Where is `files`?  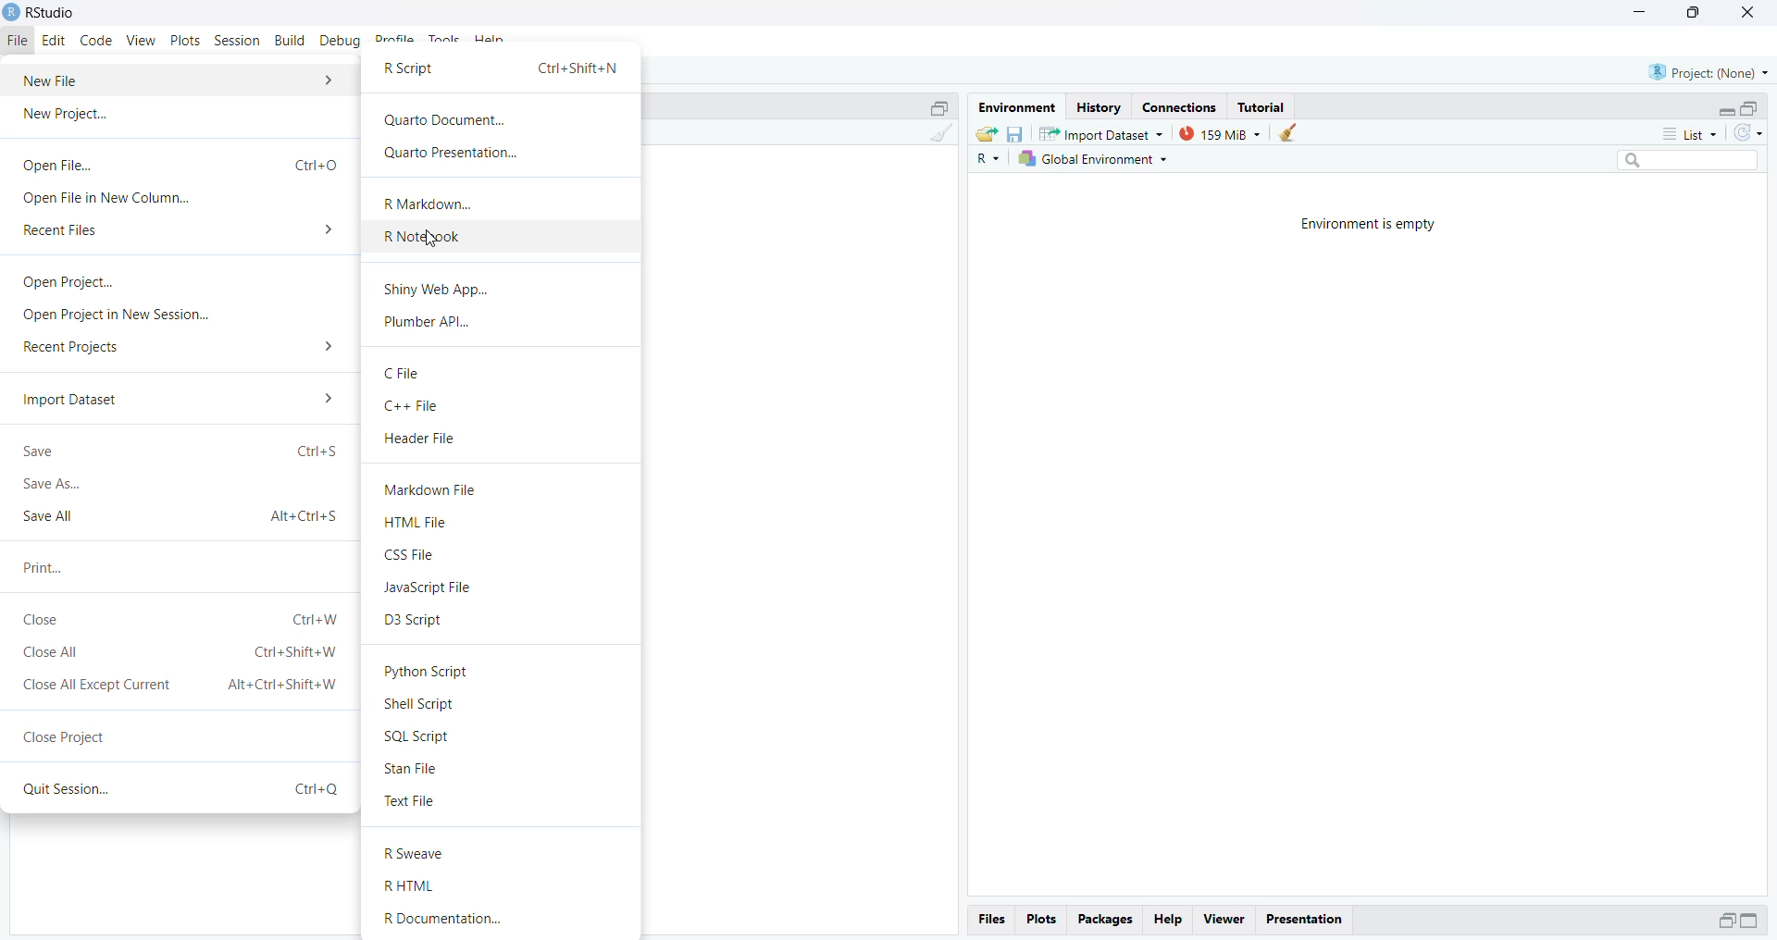
files is located at coordinates (991, 920).